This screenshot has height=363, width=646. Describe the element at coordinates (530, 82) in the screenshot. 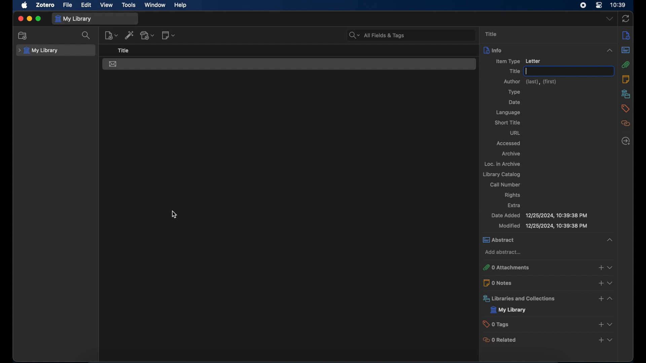

I see `author` at that location.